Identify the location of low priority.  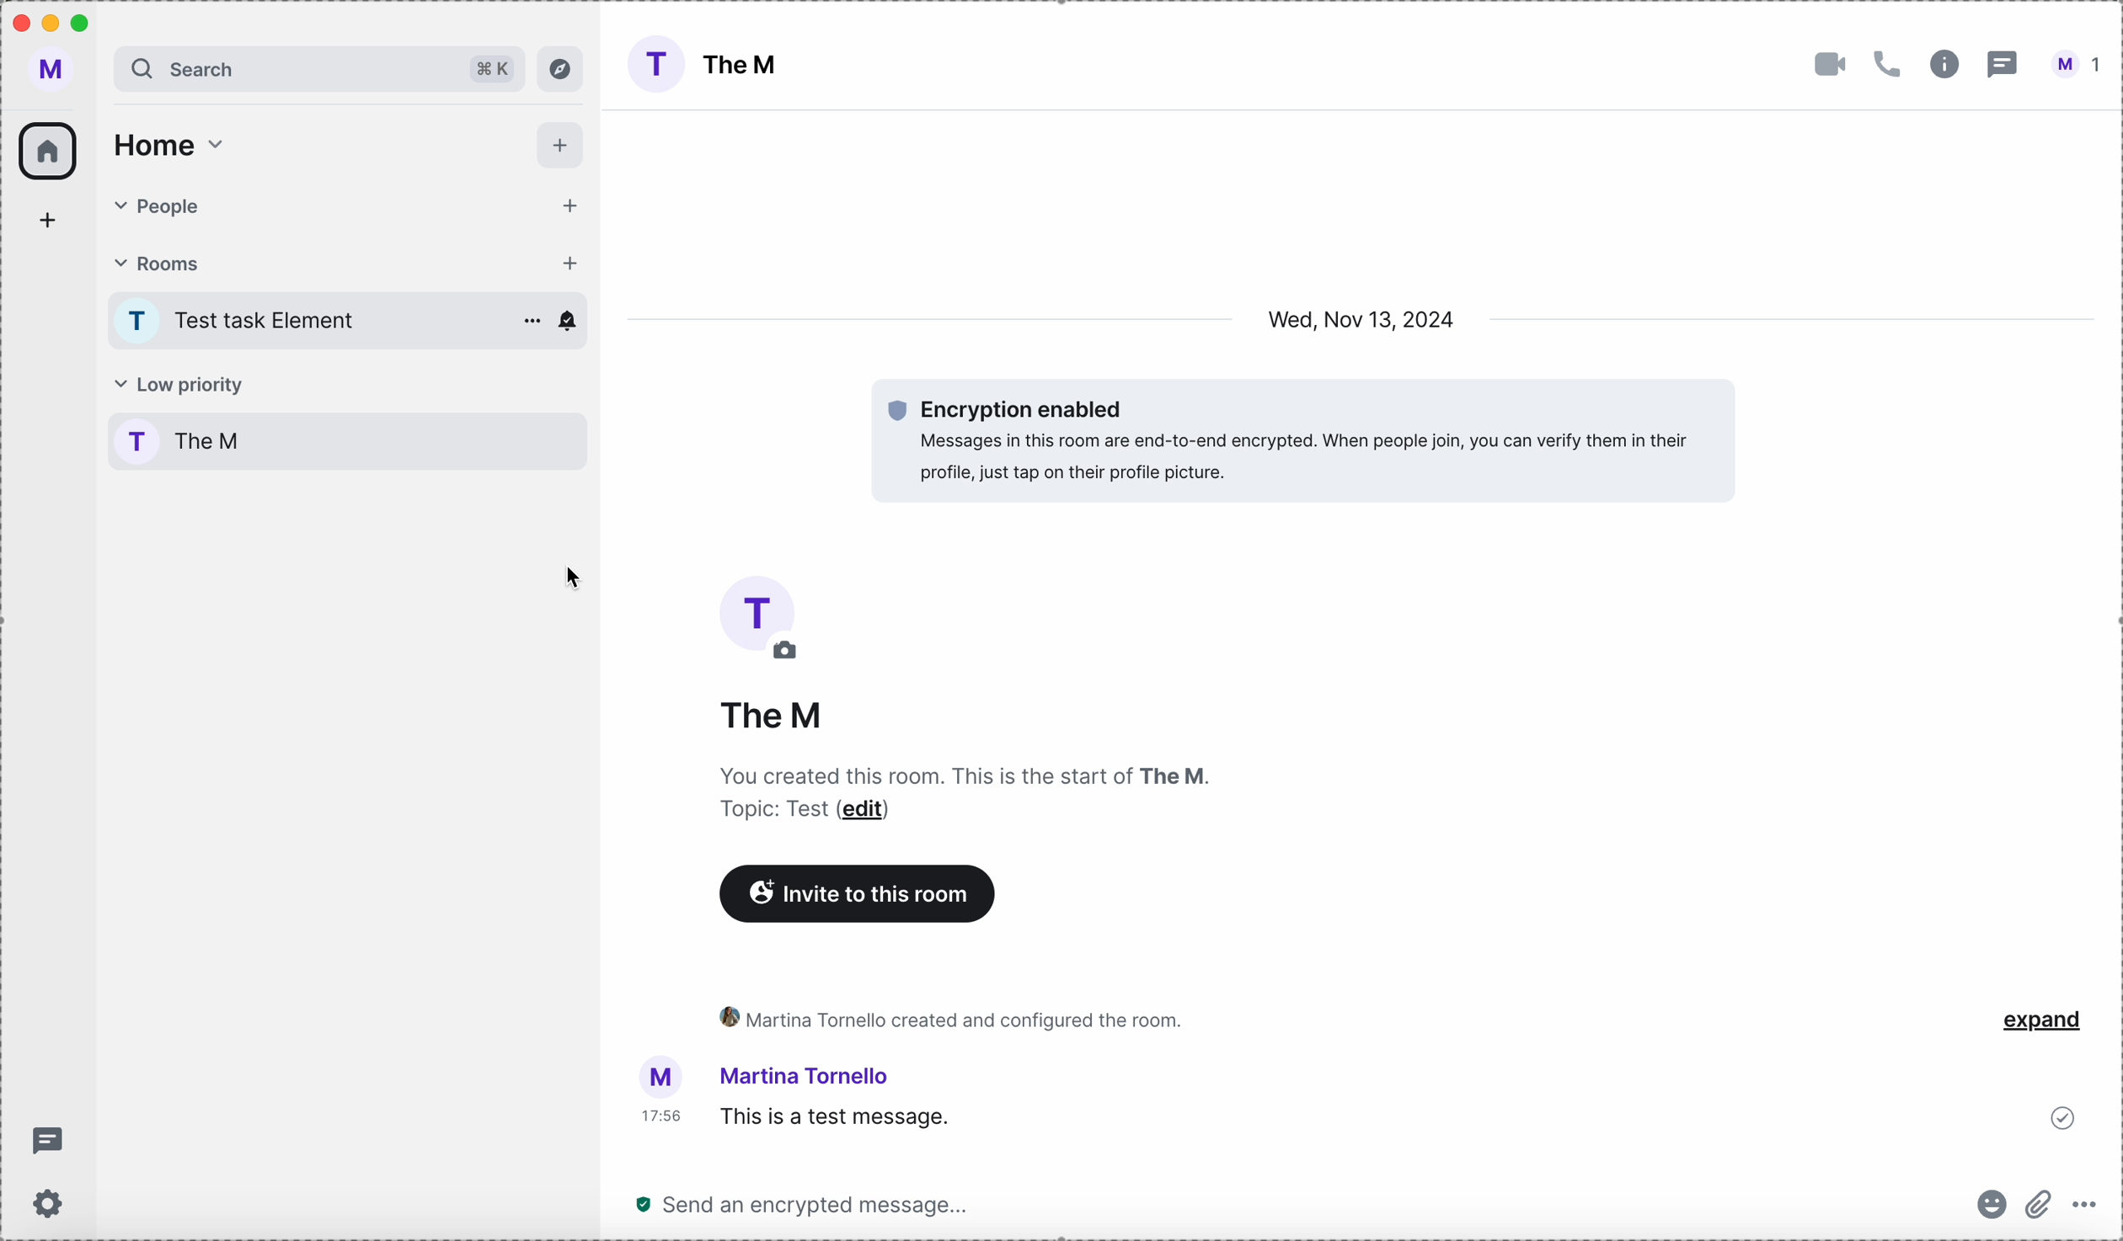
(179, 386).